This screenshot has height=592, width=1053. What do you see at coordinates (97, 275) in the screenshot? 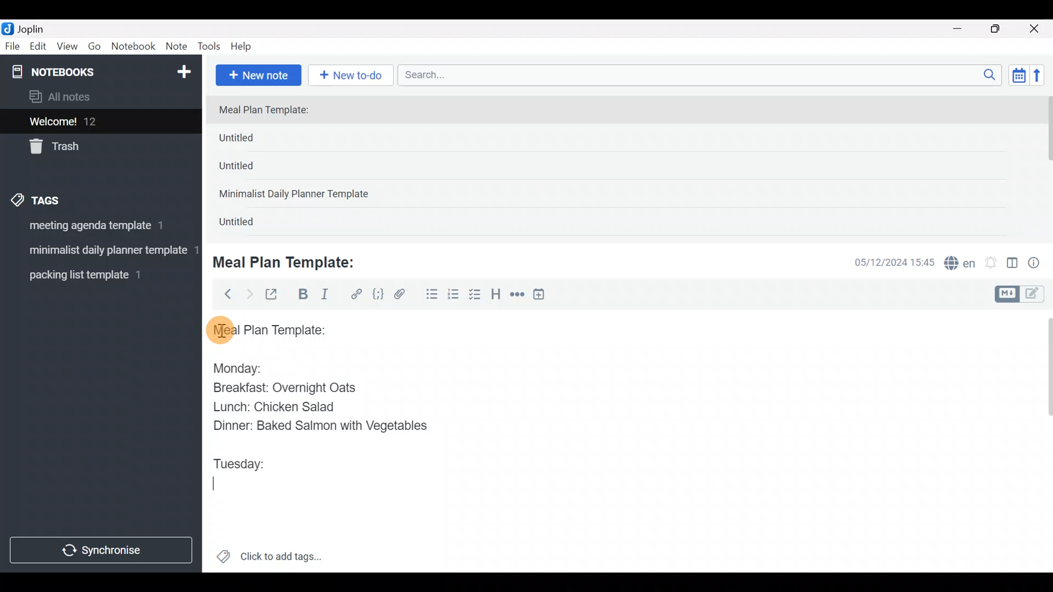
I see `Tag 3` at bounding box center [97, 275].